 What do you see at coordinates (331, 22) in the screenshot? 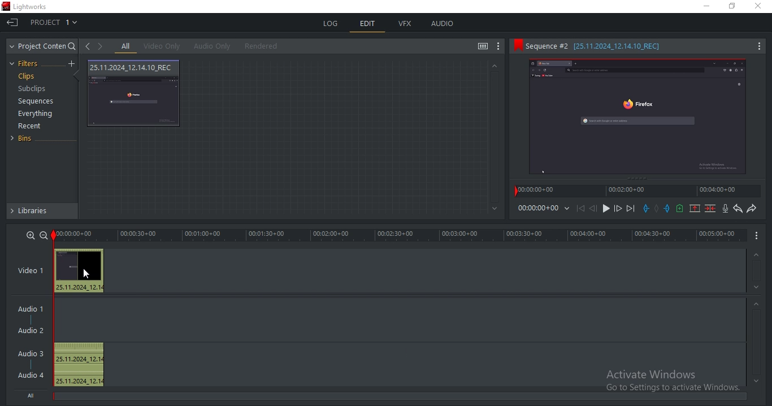
I see `log` at bounding box center [331, 22].